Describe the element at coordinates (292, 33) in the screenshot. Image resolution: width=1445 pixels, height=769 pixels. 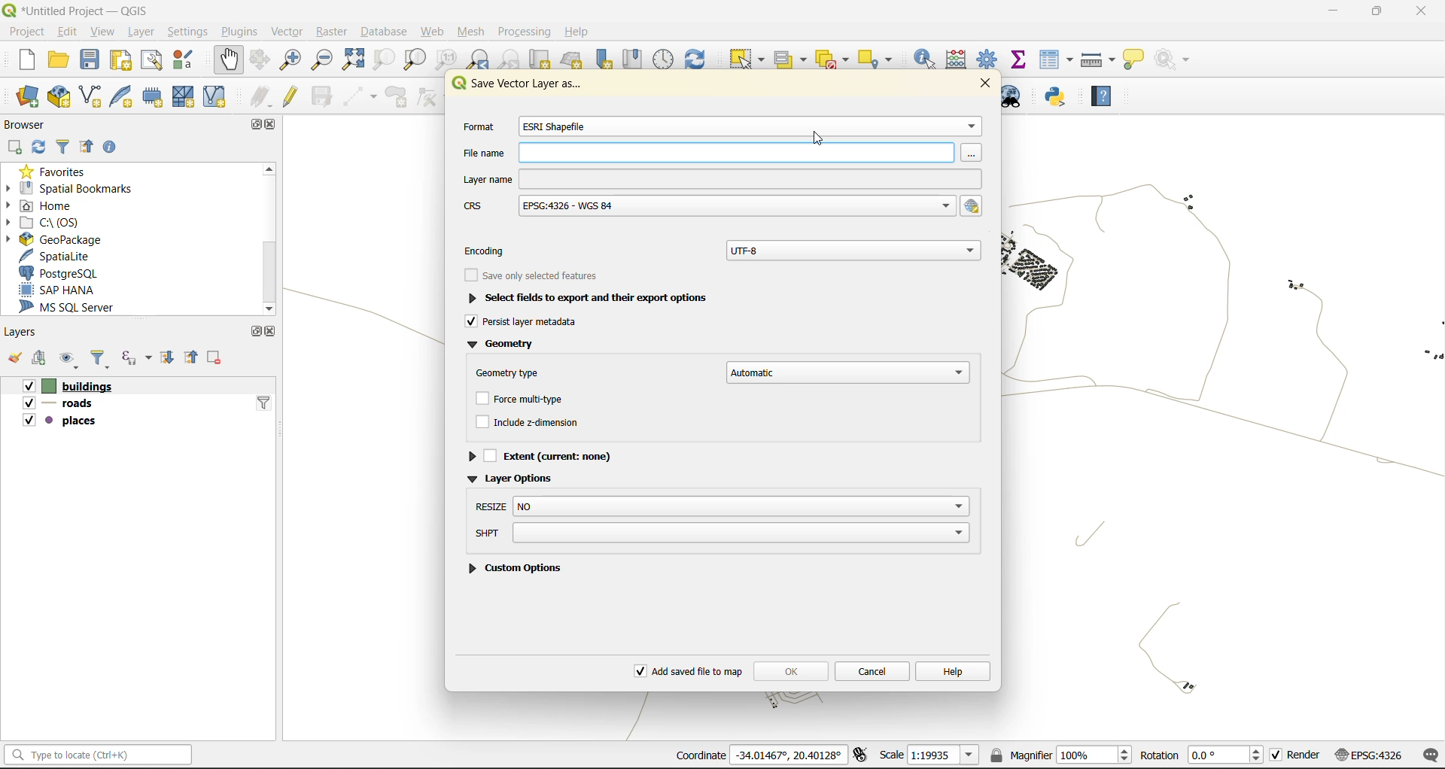
I see `vector` at that location.